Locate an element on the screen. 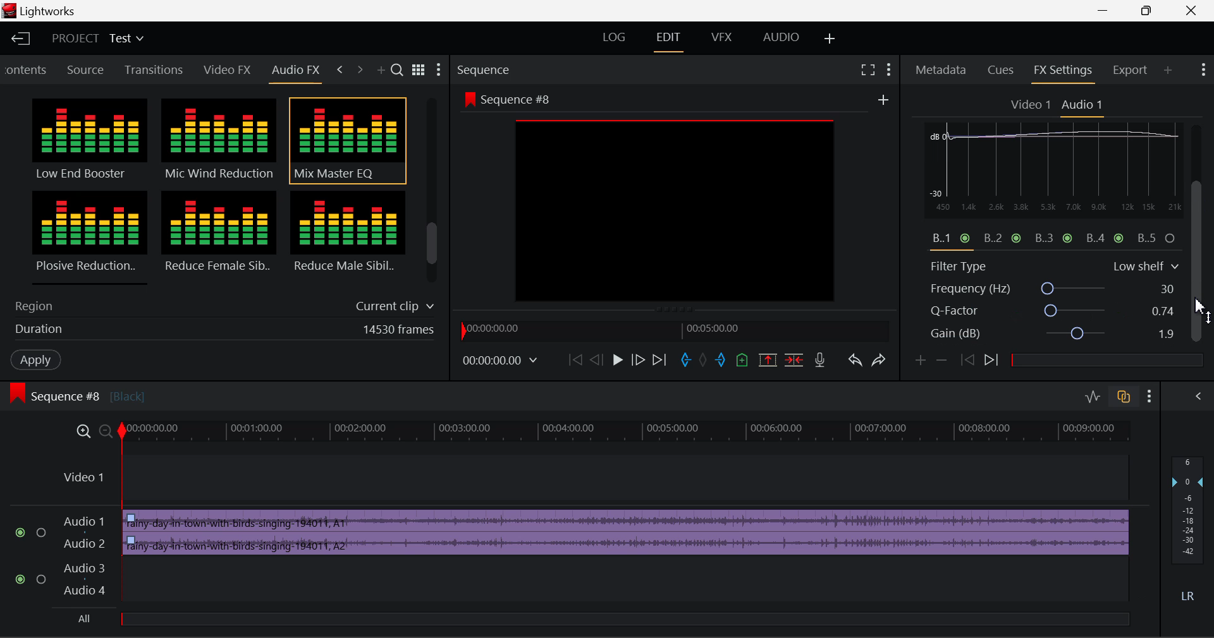 The height and width of the screenshot is (638, 1214). EQ Menu Open is located at coordinates (937, 131).